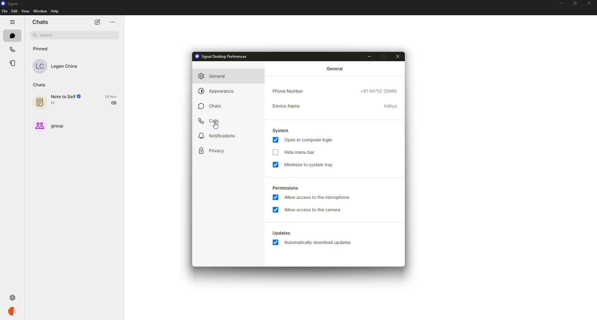  I want to click on cursor, so click(216, 126).